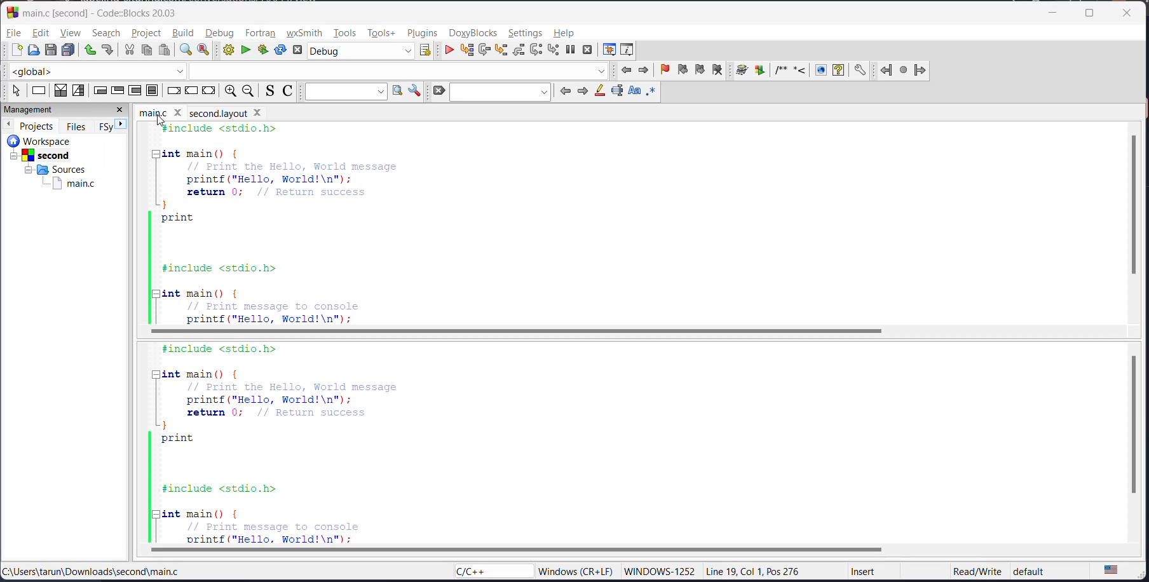  What do you see at coordinates (67, 50) in the screenshot?
I see `save everything` at bounding box center [67, 50].